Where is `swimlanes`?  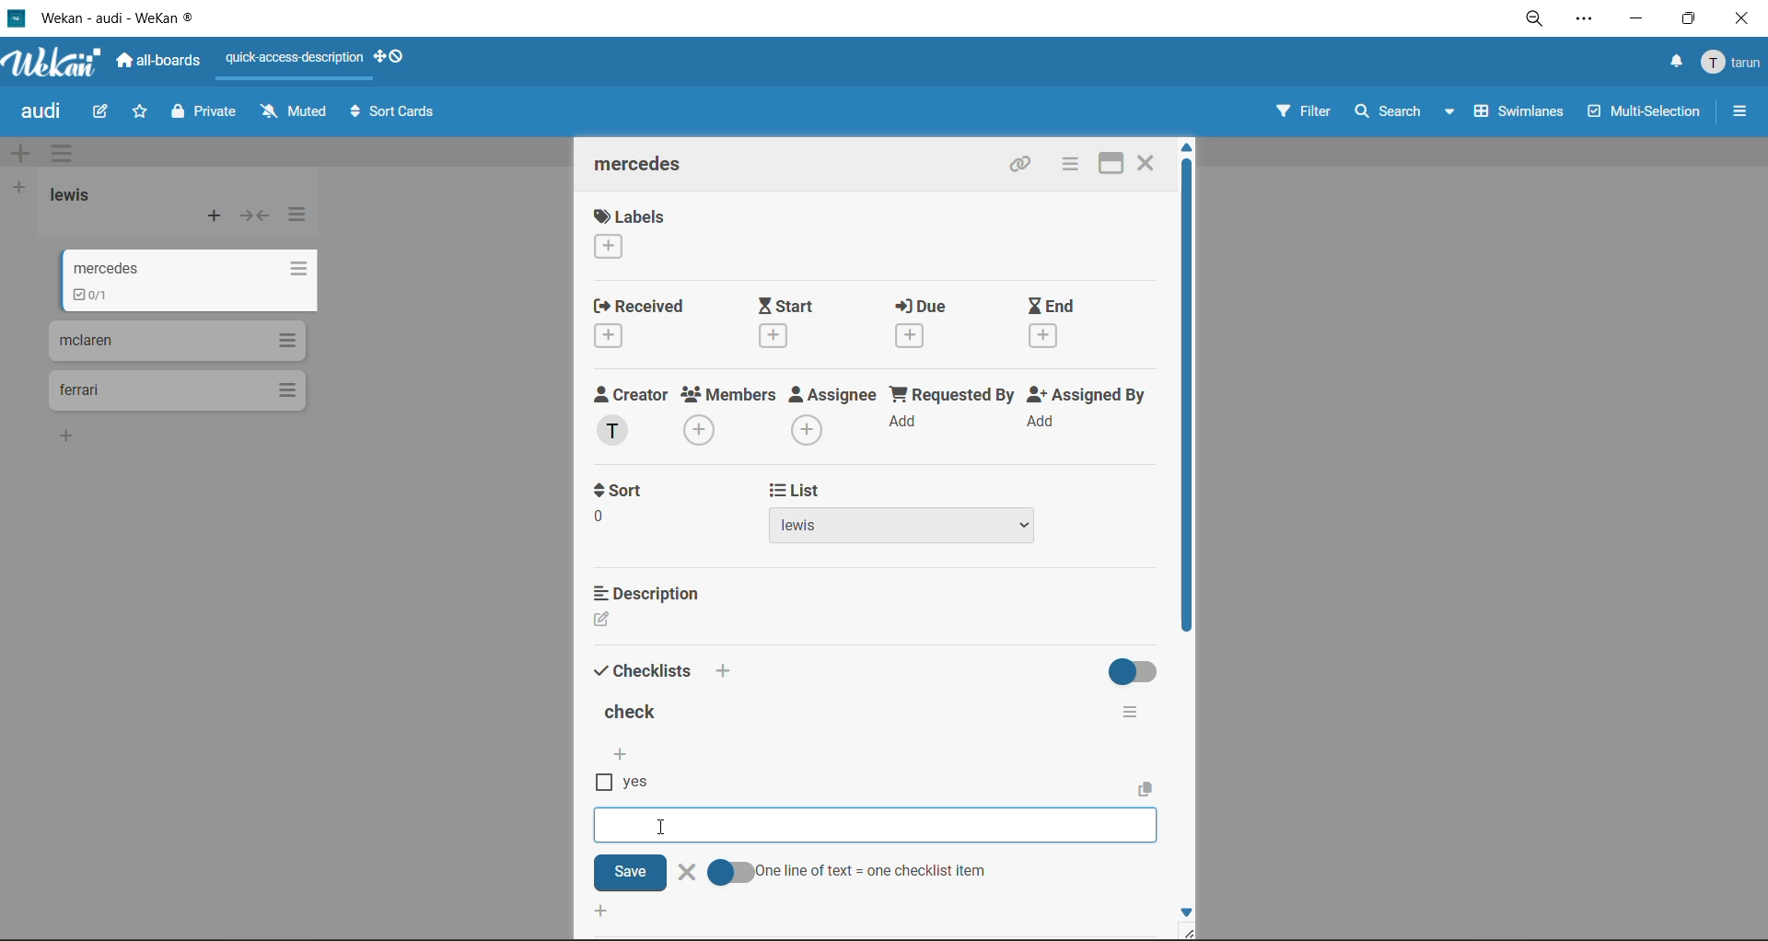
swimlanes is located at coordinates (1522, 114).